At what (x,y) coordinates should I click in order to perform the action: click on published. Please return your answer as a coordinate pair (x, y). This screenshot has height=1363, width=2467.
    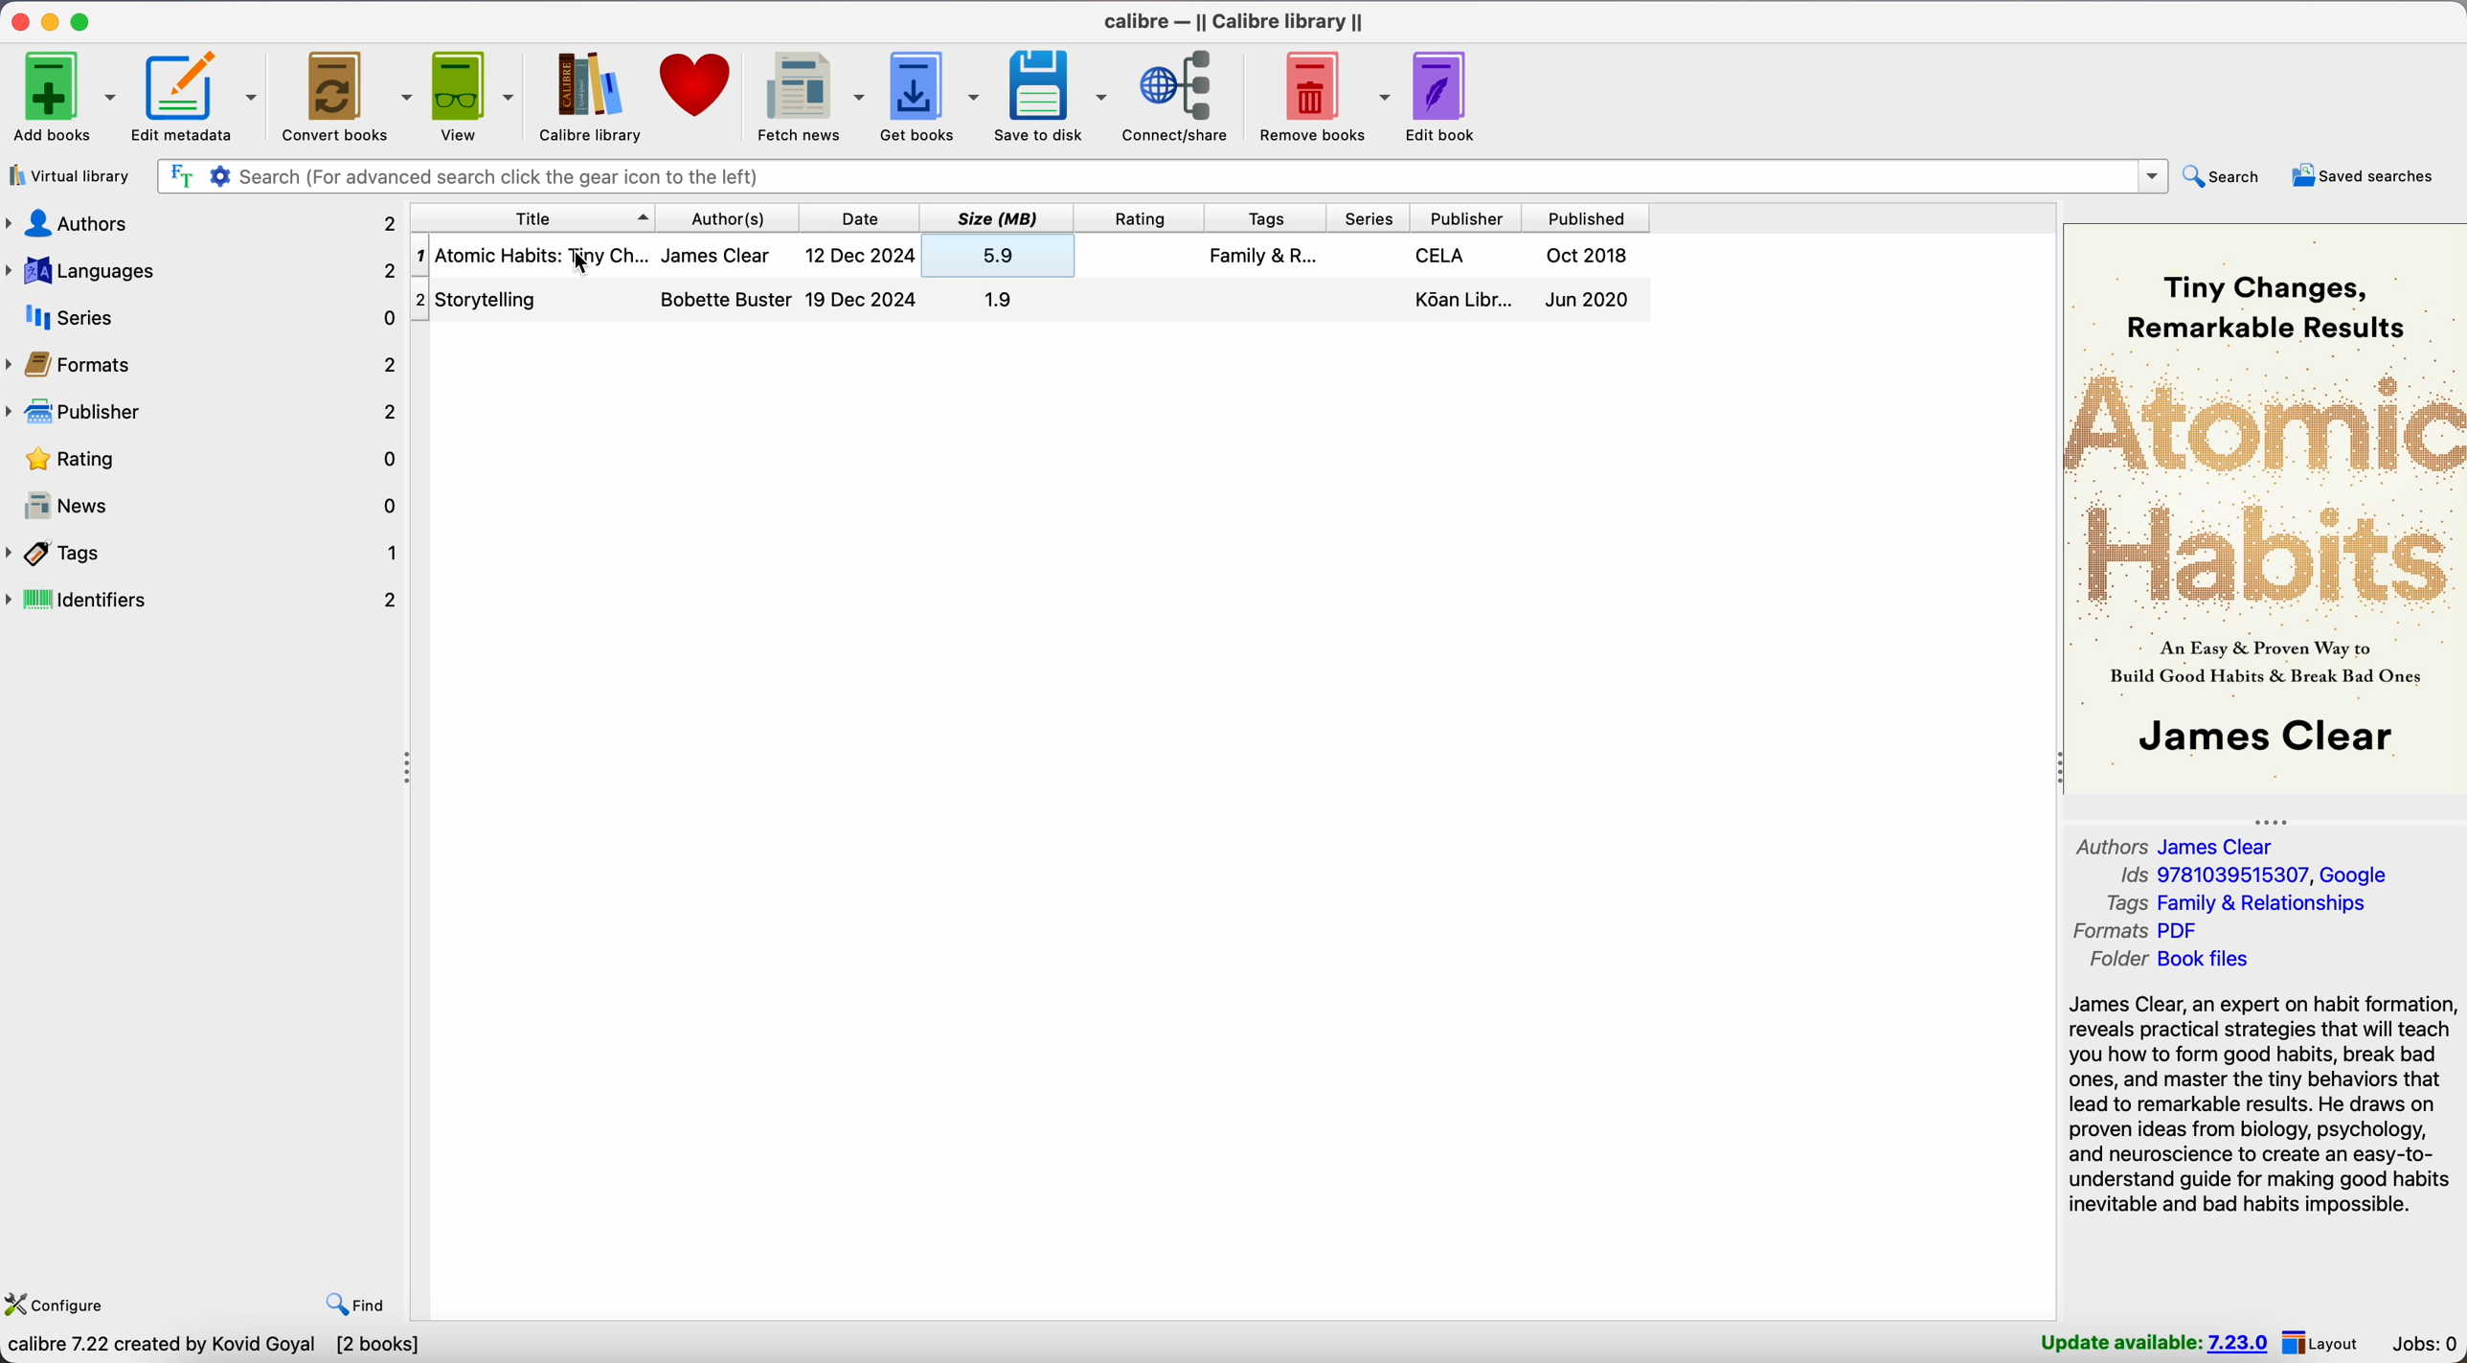
    Looking at the image, I should click on (1590, 218).